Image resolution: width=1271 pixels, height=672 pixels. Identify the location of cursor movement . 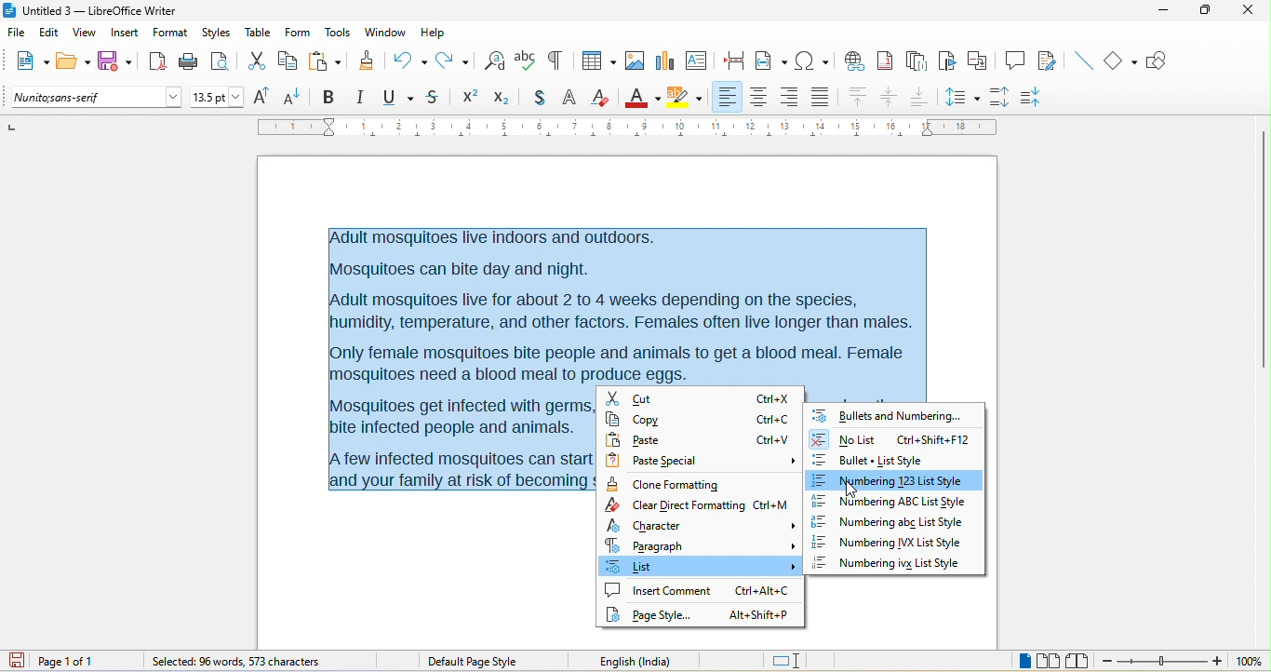
(854, 490).